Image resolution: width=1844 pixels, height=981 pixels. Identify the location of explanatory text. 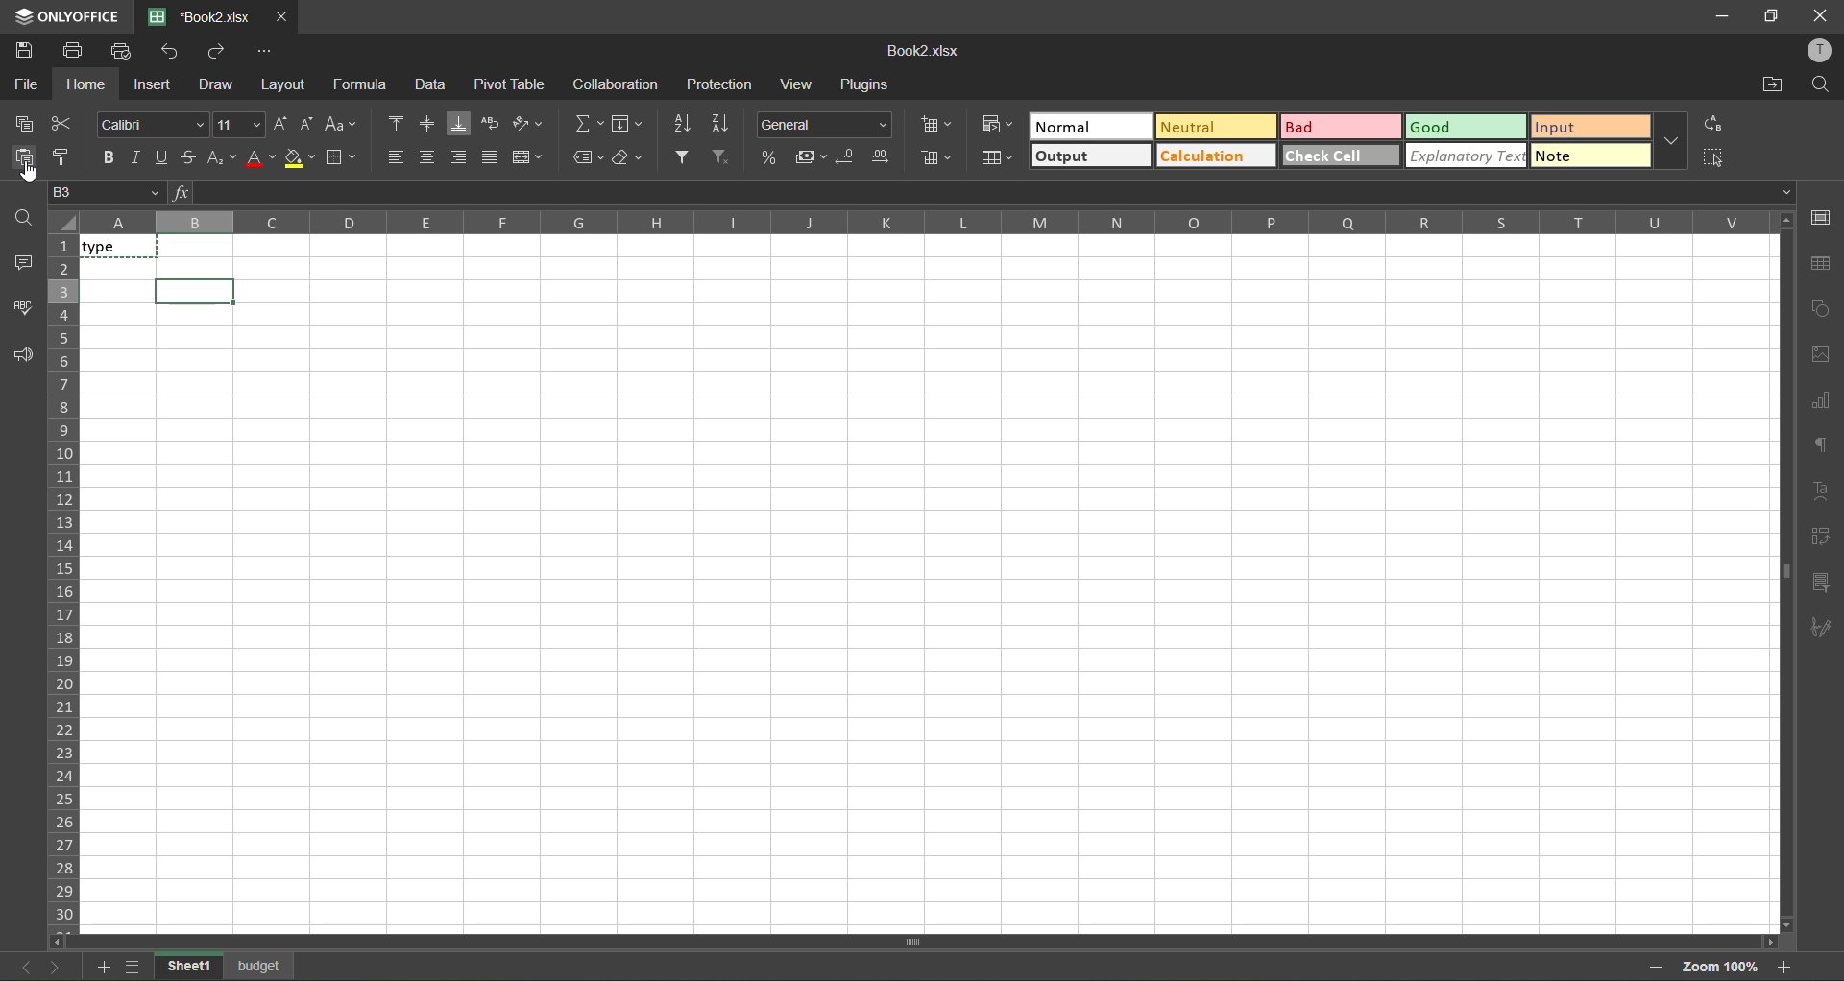
(1466, 156).